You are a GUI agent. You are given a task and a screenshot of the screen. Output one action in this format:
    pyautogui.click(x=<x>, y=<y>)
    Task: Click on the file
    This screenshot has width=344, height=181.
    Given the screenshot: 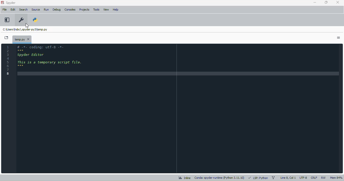 What is the action you would take?
    pyautogui.click(x=5, y=10)
    